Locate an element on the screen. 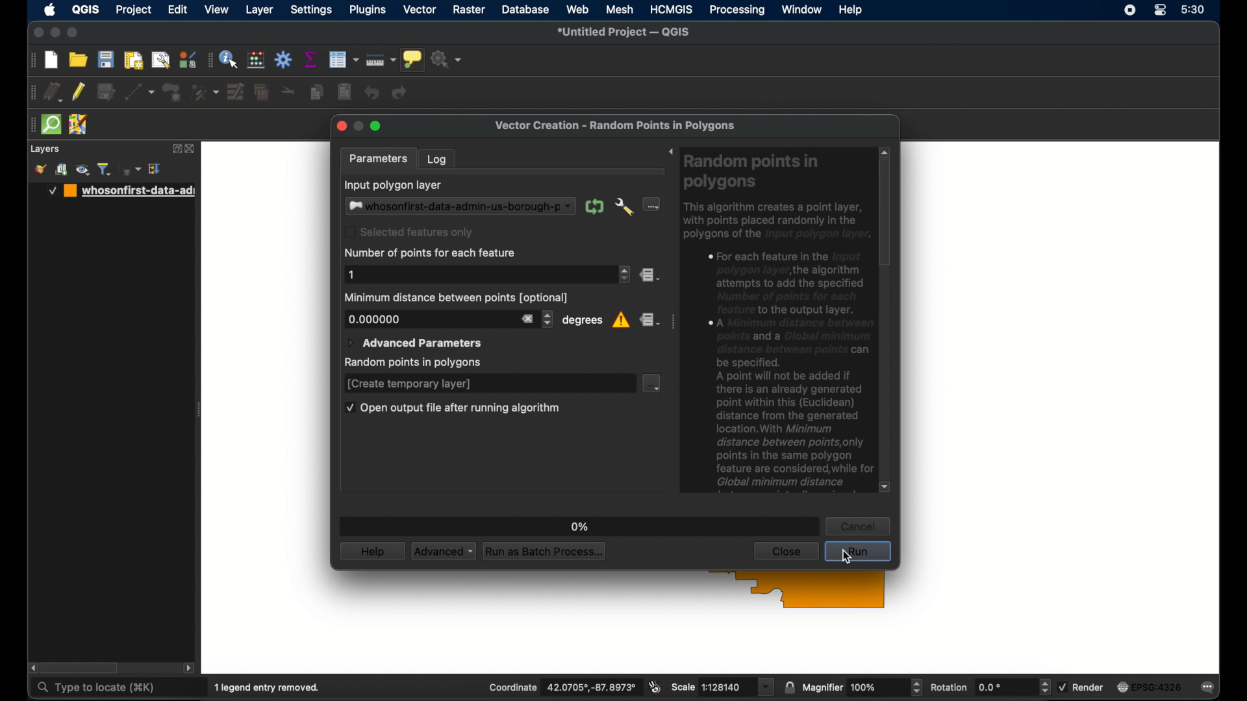 Image resolution: width=1247 pixels, height=701 pixels. identify feature is located at coordinates (230, 60).